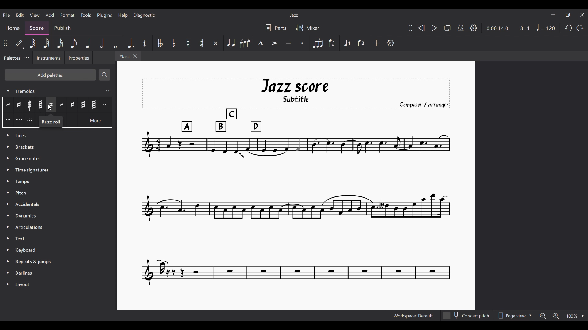 This screenshot has height=330, width=588. Describe the element at coordinates (88, 43) in the screenshot. I see `Quarter note` at that location.